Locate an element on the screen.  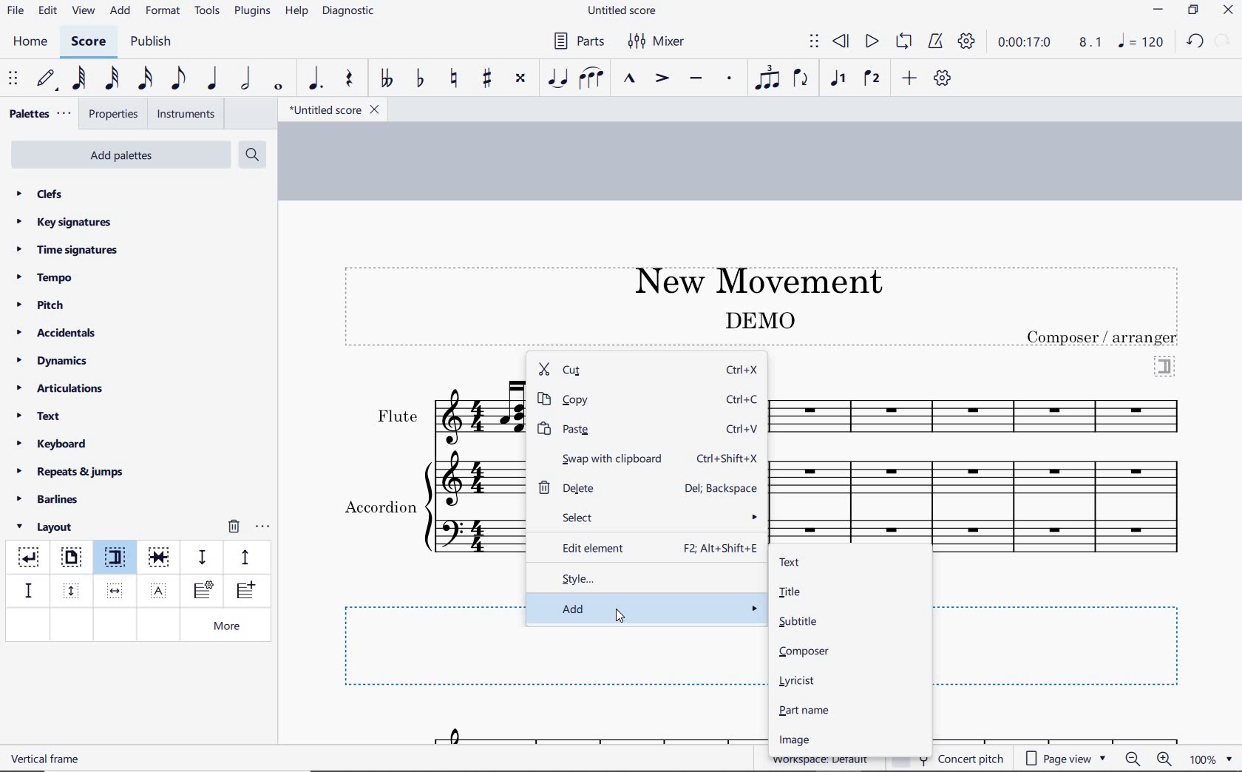
Playback speed is located at coordinates (1092, 43).